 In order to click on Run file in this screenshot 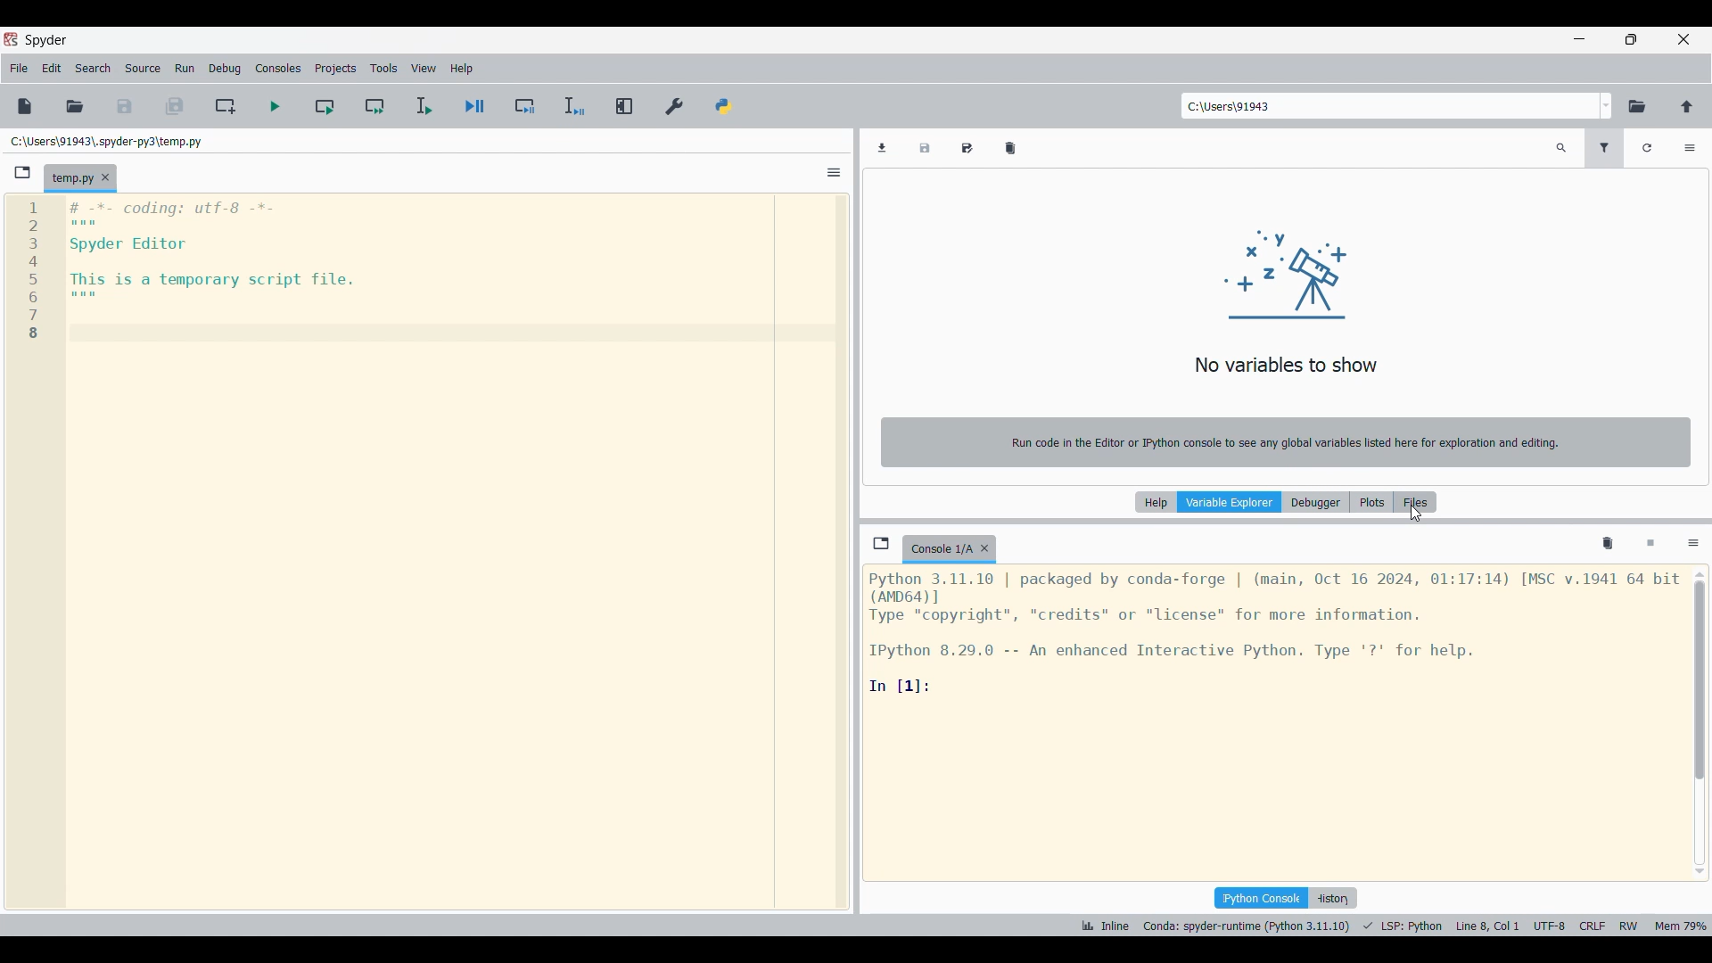, I will do `click(275, 106)`.